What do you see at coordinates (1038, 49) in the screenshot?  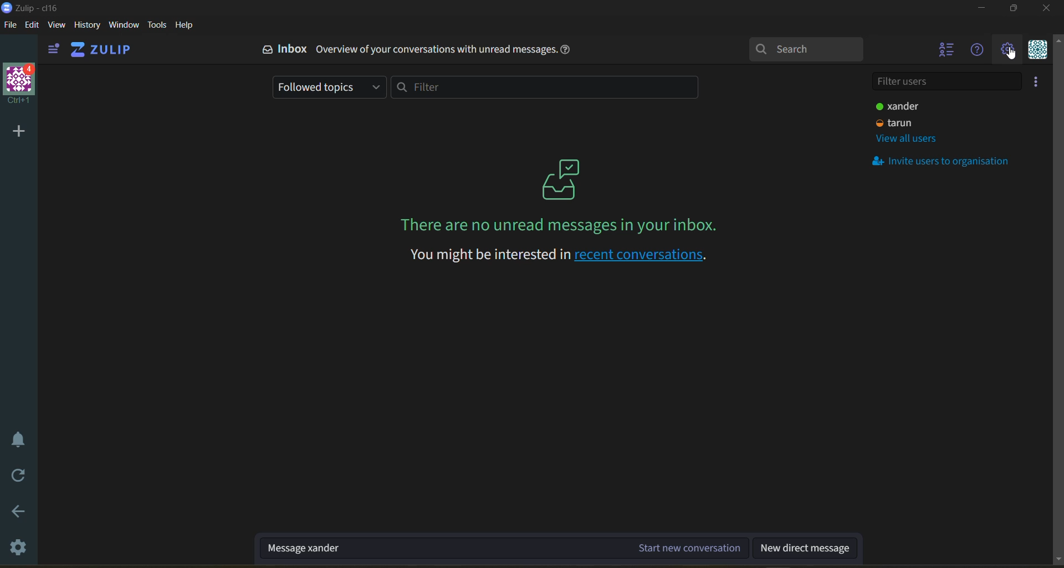 I see `personal menu` at bounding box center [1038, 49].